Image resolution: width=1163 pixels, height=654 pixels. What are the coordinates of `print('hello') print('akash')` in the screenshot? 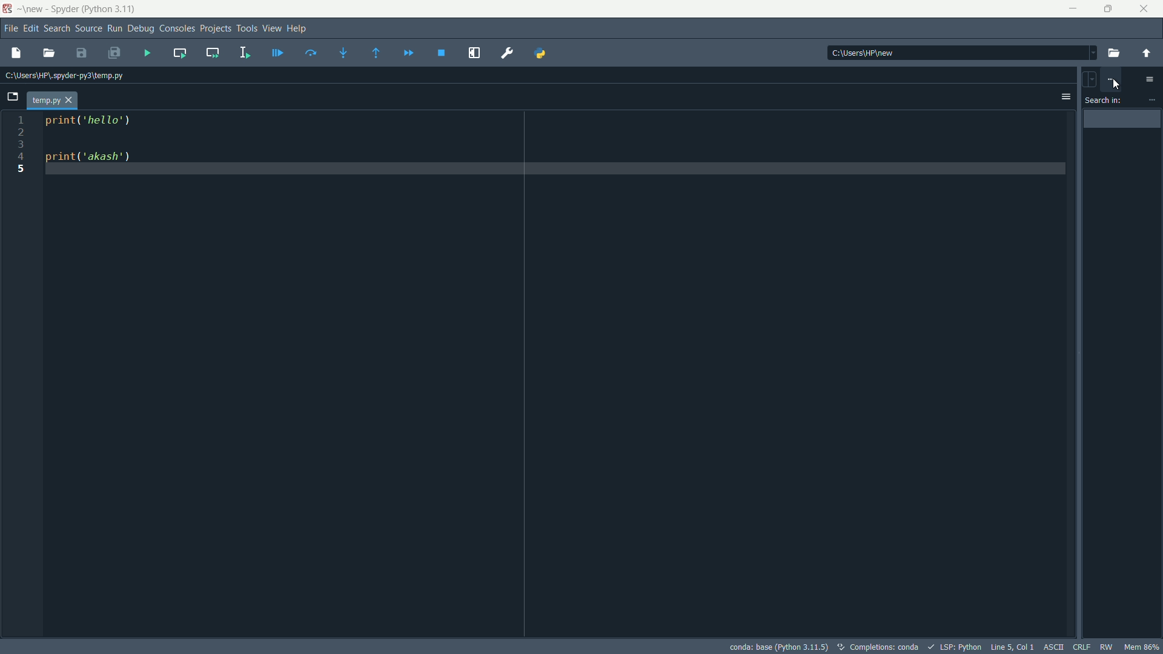 It's located at (557, 147).